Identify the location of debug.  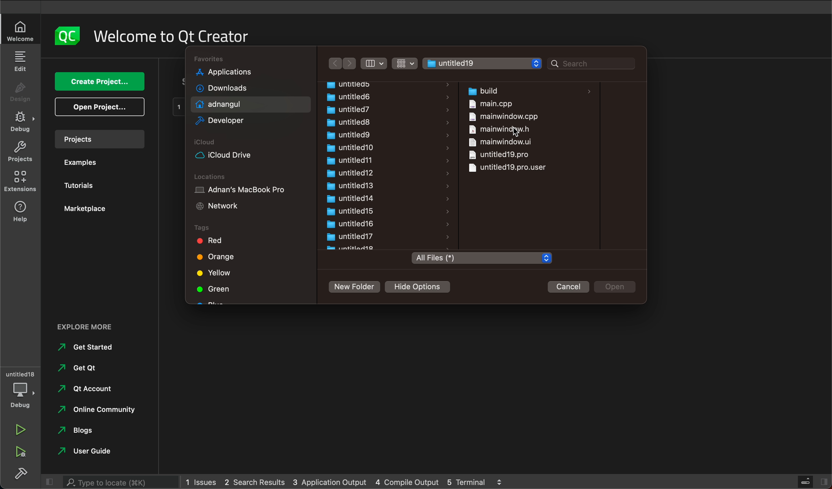
(23, 396).